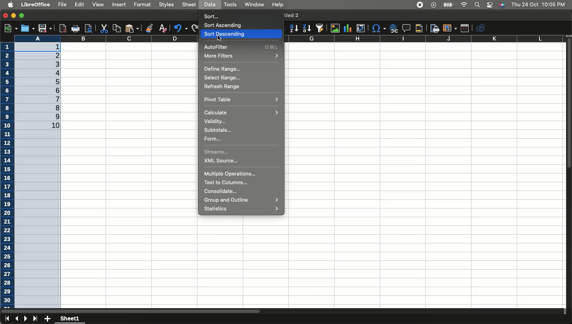  I want to click on Next sheet, so click(26, 319).